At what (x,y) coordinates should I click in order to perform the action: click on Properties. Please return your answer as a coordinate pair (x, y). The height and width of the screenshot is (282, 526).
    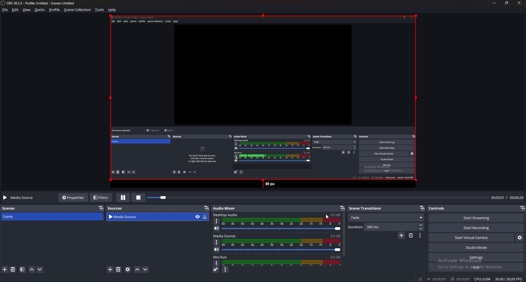
    Looking at the image, I should click on (73, 198).